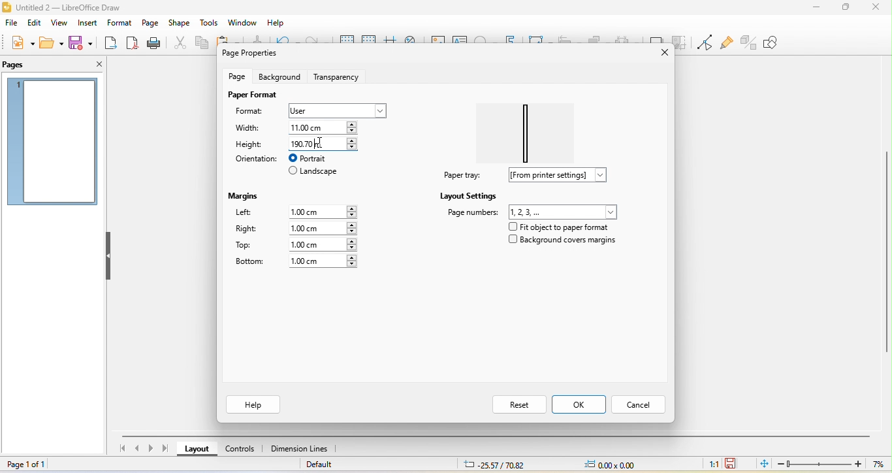 The height and width of the screenshot is (473, 892). What do you see at coordinates (498, 434) in the screenshot?
I see `horizontal scroll bar` at bounding box center [498, 434].